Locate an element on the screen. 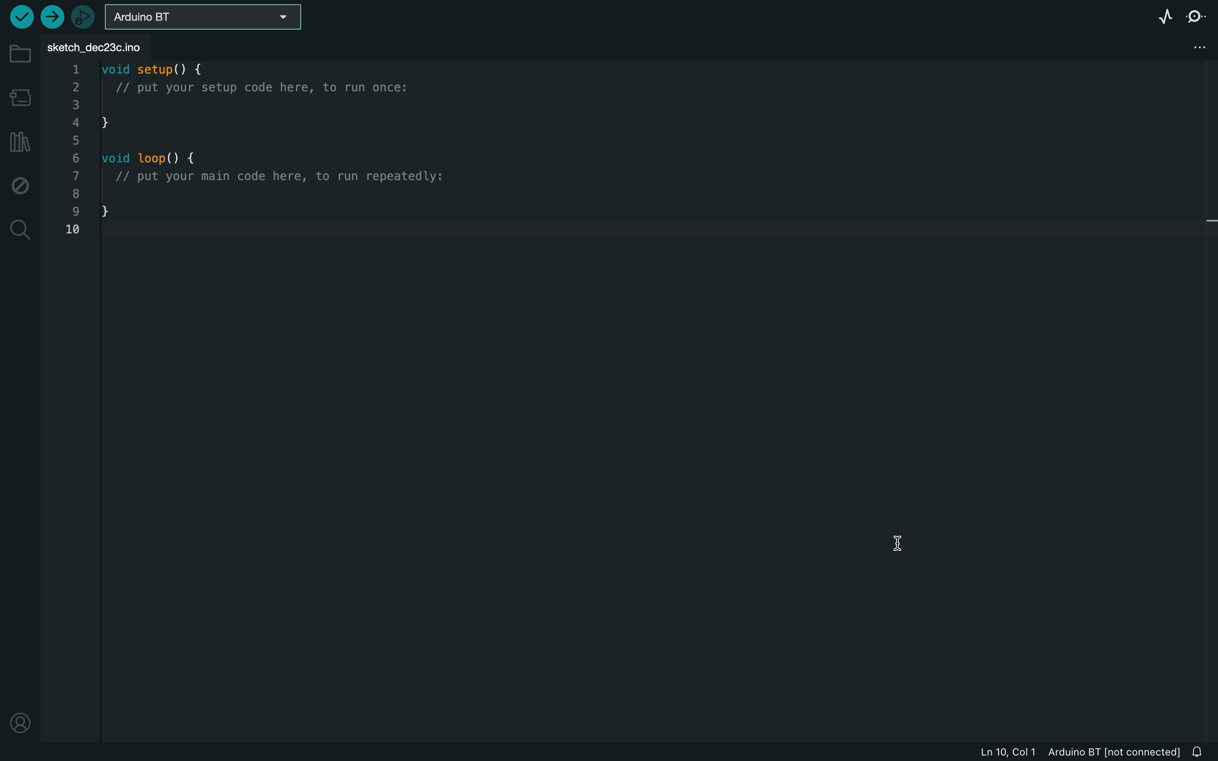 The width and height of the screenshot is (1218, 761). debugger is located at coordinates (82, 17).